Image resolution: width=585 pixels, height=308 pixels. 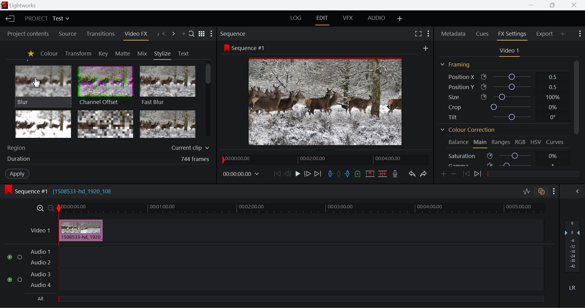 I want to click on Previous Panel, so click(x=164, y=34).